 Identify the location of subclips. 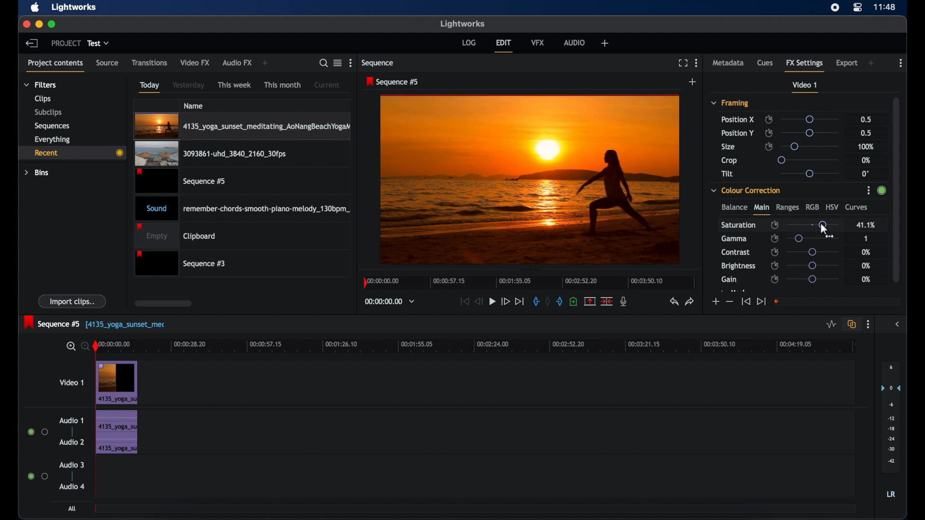
(47, 113).